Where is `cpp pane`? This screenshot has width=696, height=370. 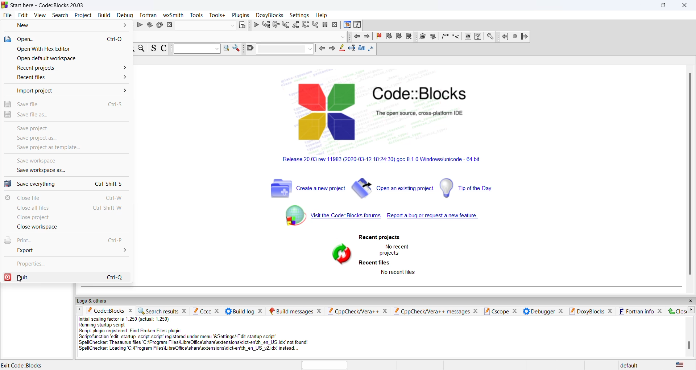 cpp pane is located at coordinates (354, 311).